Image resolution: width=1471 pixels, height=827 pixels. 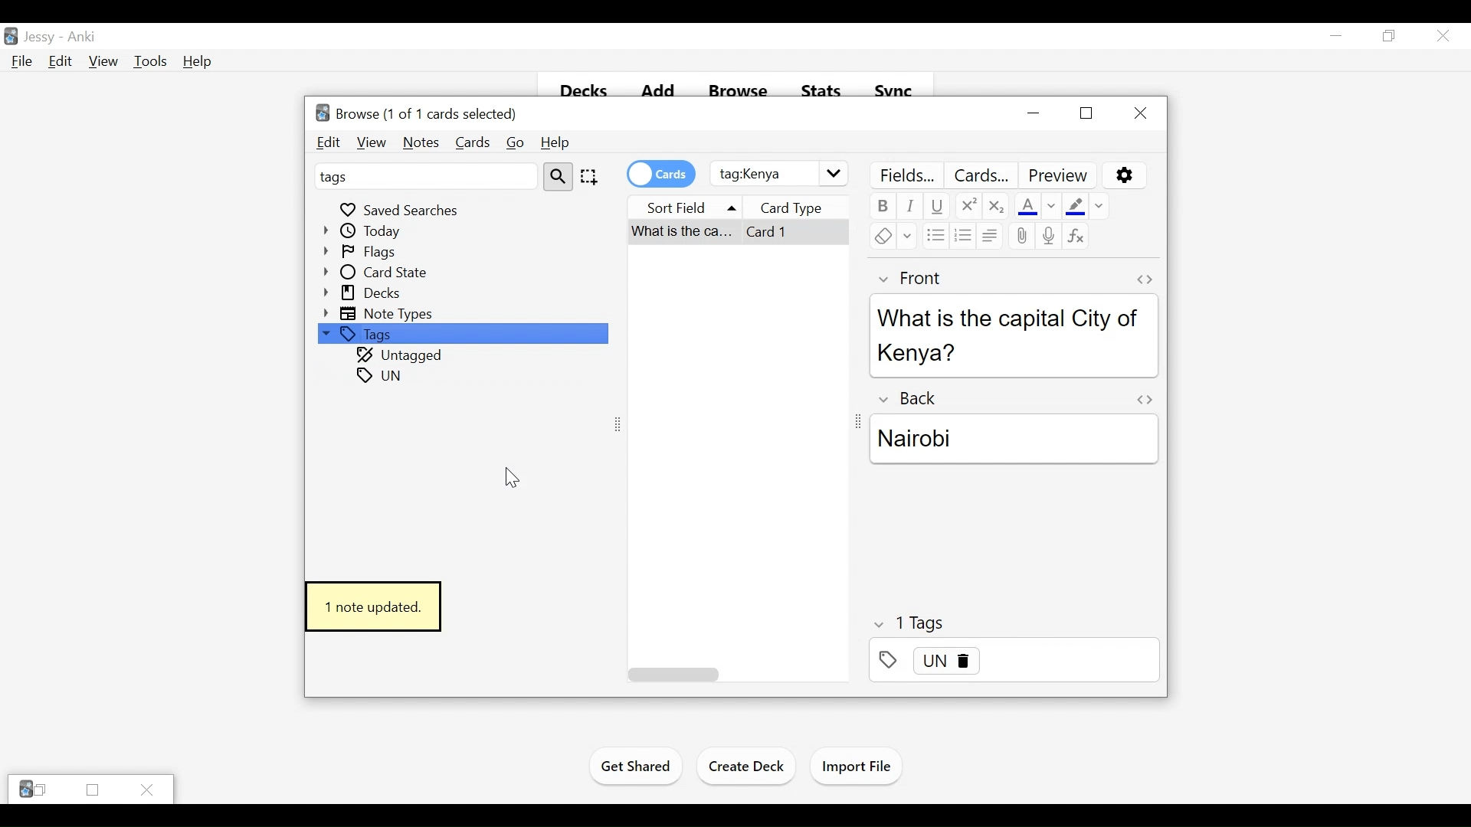 What do you see at coordinates (882, 236) in the screenshot?
I see `Remove Formatting` at bounding box center [882, 236].